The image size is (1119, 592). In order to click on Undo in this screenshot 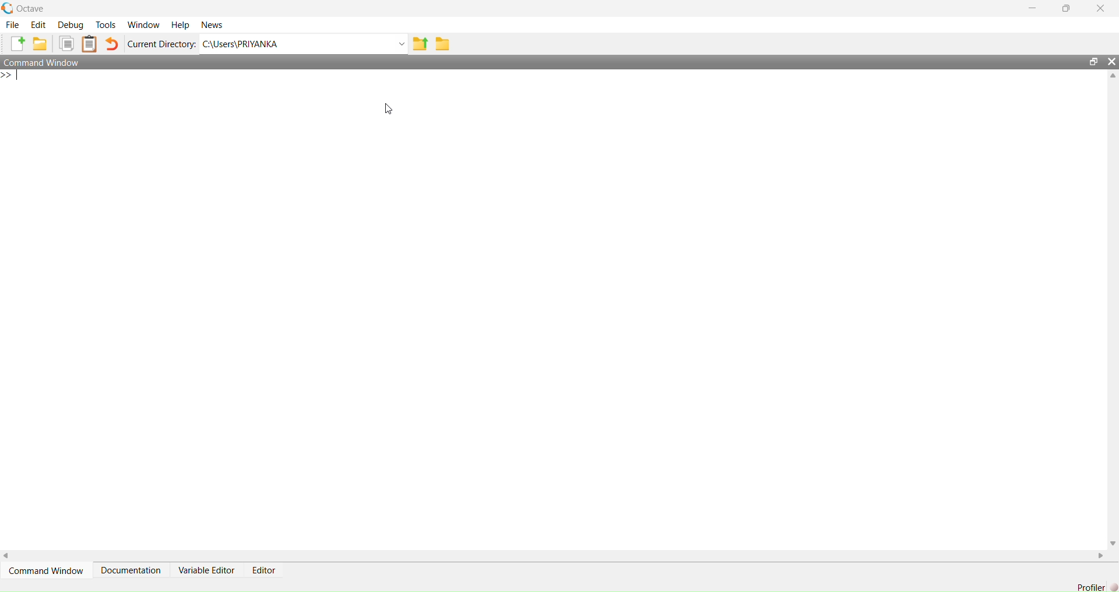, I will do `click(112, 43)`.